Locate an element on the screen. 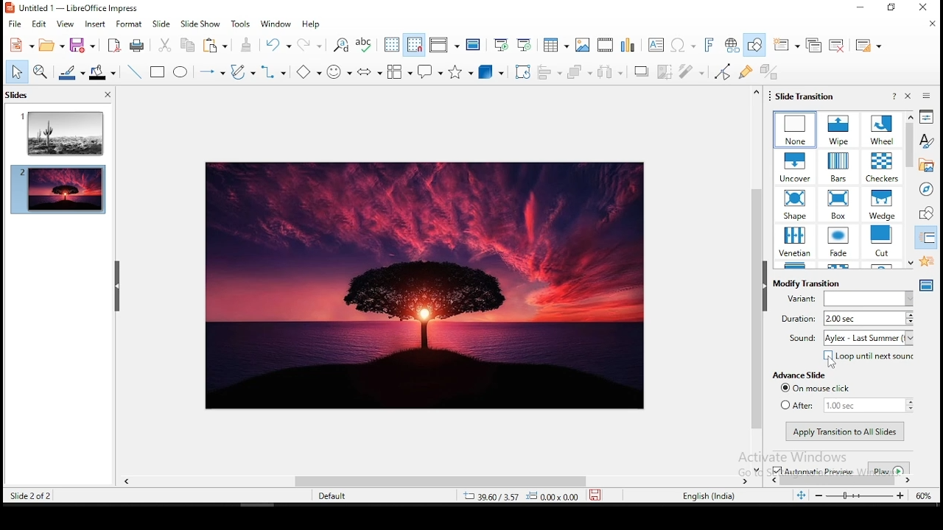 The height and width of the screenshot is (530, 943). transition effects is located at coordinates (838, 130).